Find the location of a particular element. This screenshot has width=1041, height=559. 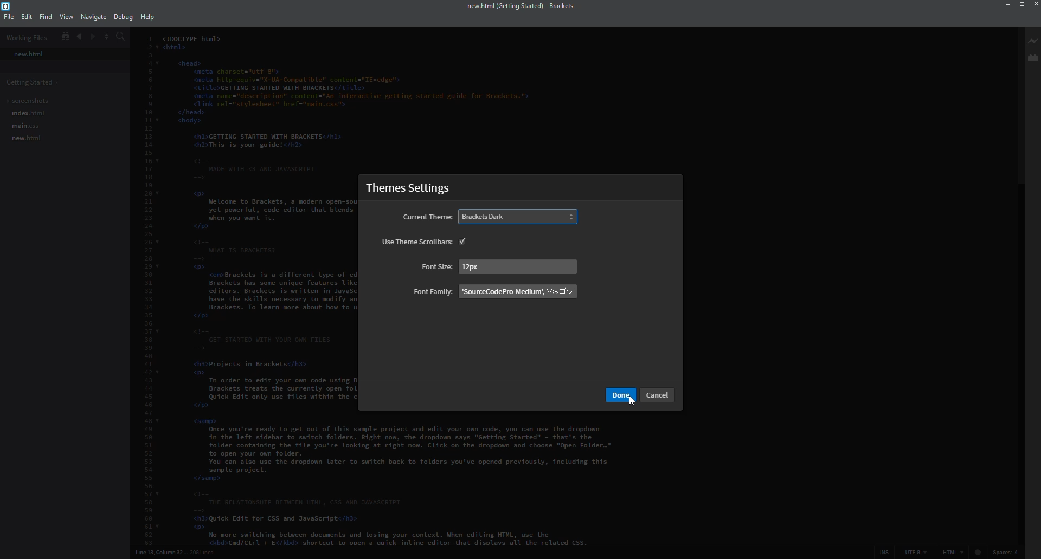

view is located at coordinates (67, 16).